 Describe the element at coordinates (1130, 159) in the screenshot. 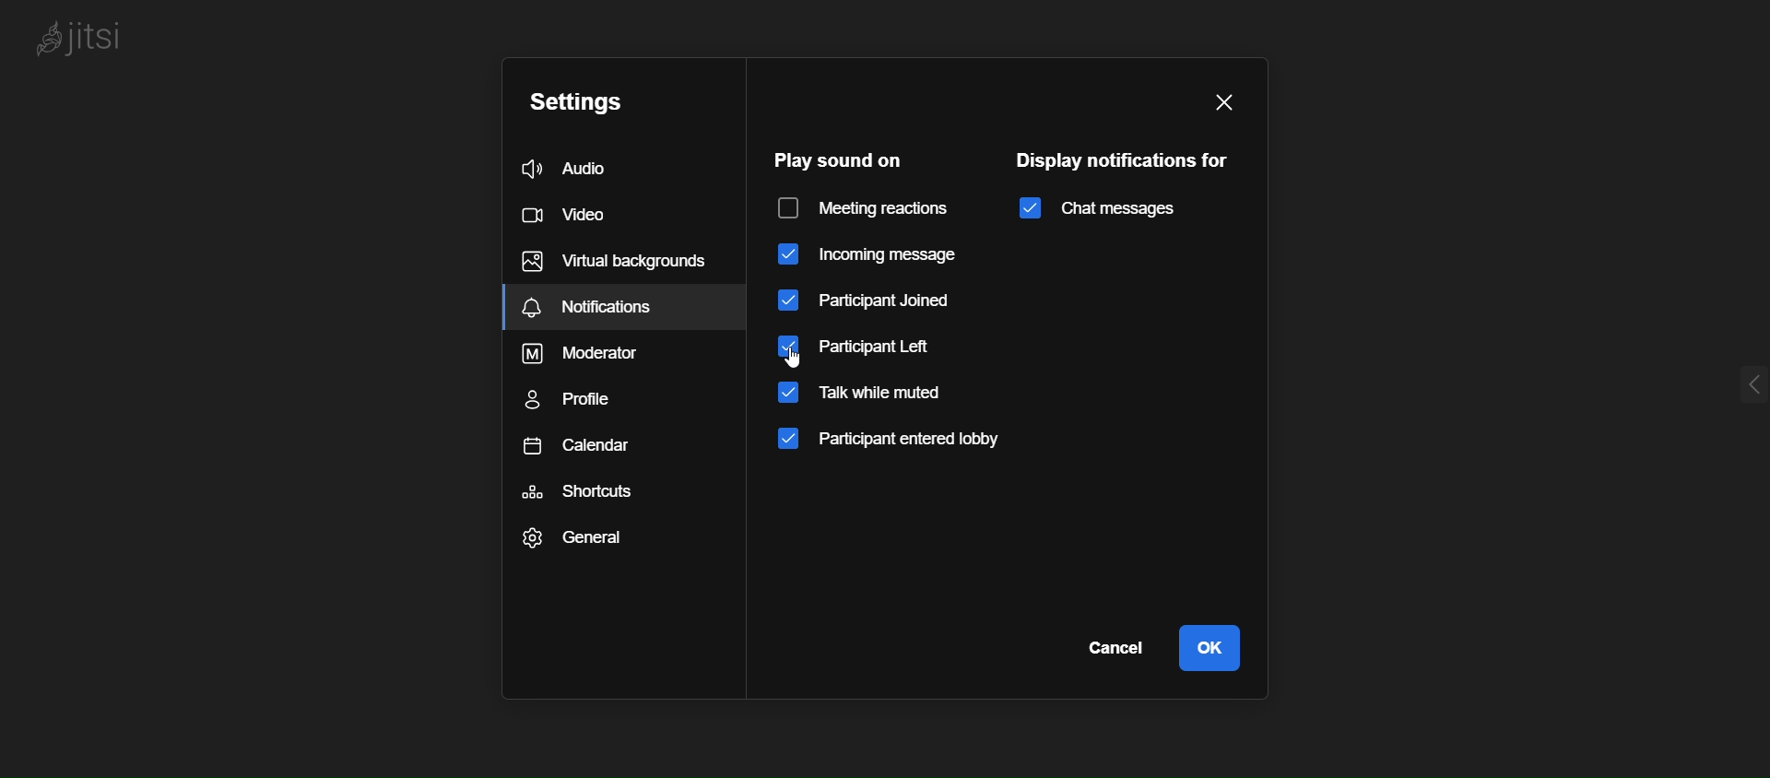

I see `display notification for` at that location.